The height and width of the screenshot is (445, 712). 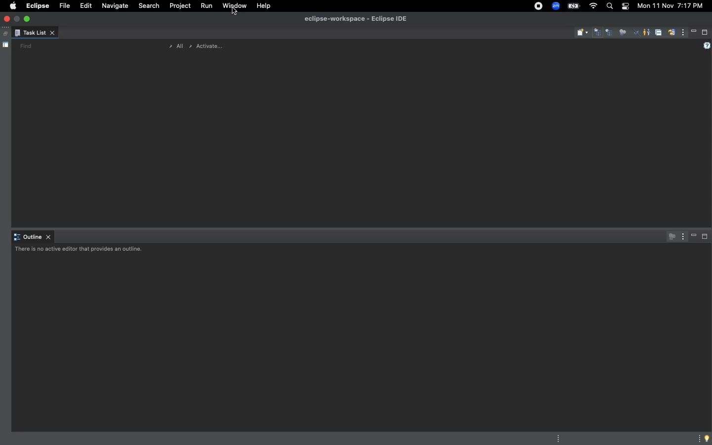 What do you see at coordinates (623, 31) in the screenshot?
I see `Focus on workweek` at bounding box center [623, 31].